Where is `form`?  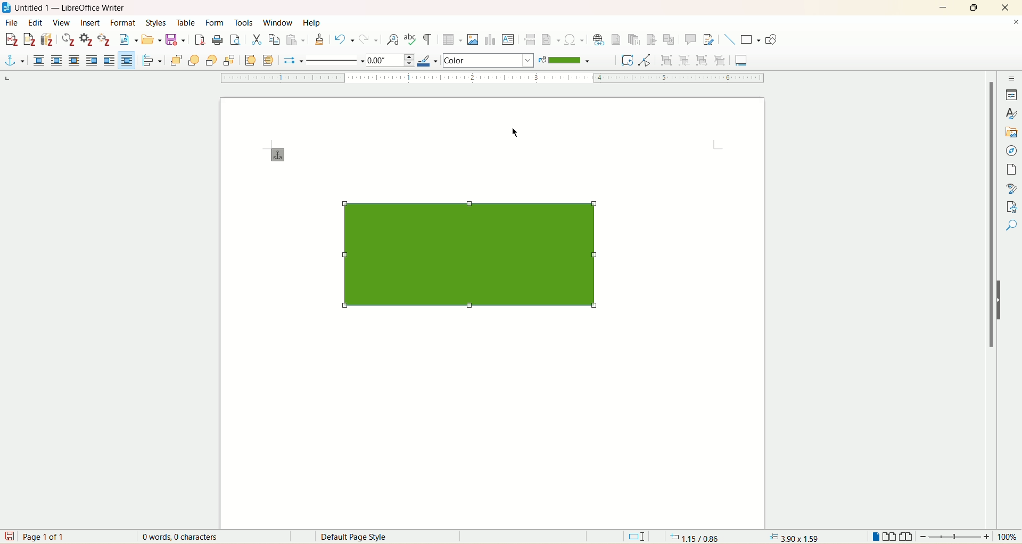
form is located at coordinates (216, 22).